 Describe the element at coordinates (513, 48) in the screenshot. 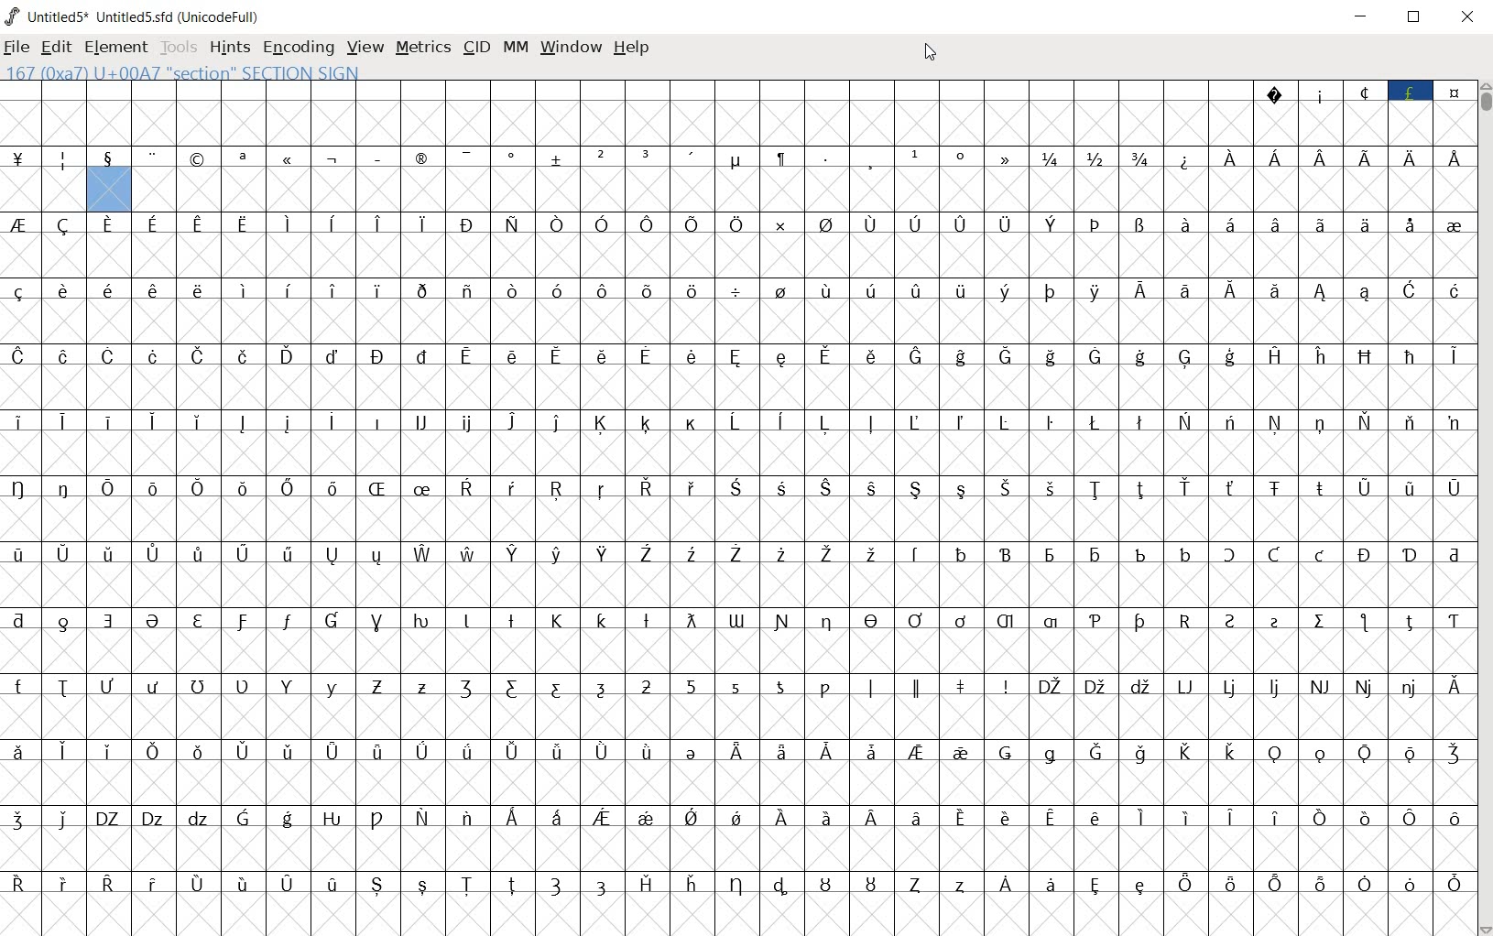

I see `mm` at that location.